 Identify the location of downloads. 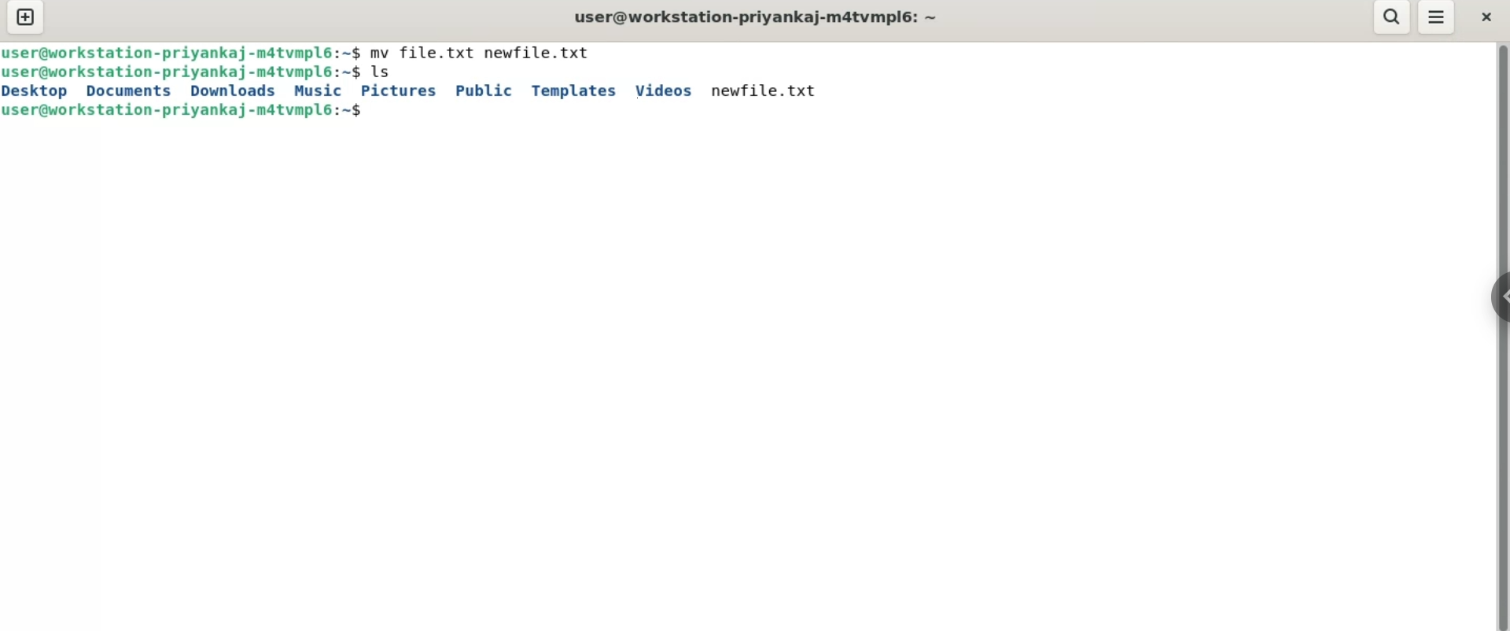
(232, 91).